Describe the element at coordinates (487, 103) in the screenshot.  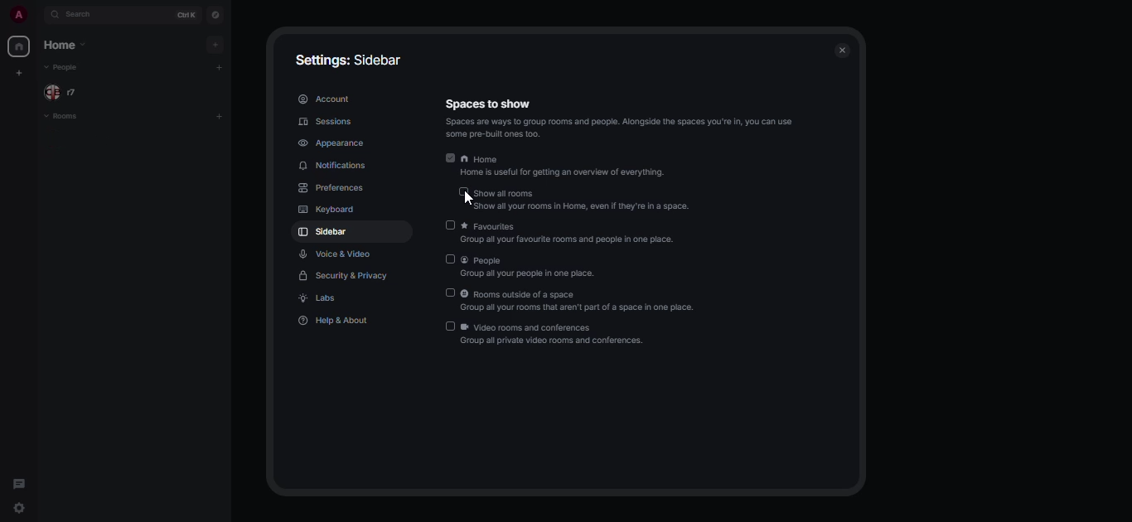
I see `spaces to show` at that location.